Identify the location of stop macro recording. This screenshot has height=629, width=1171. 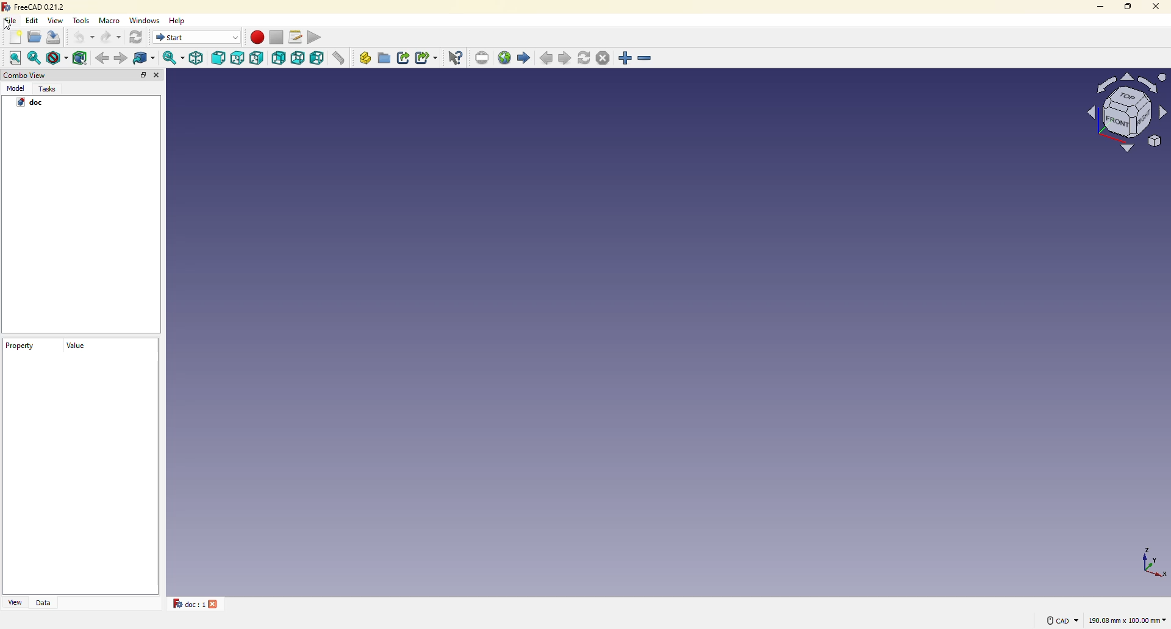
(276, 38).